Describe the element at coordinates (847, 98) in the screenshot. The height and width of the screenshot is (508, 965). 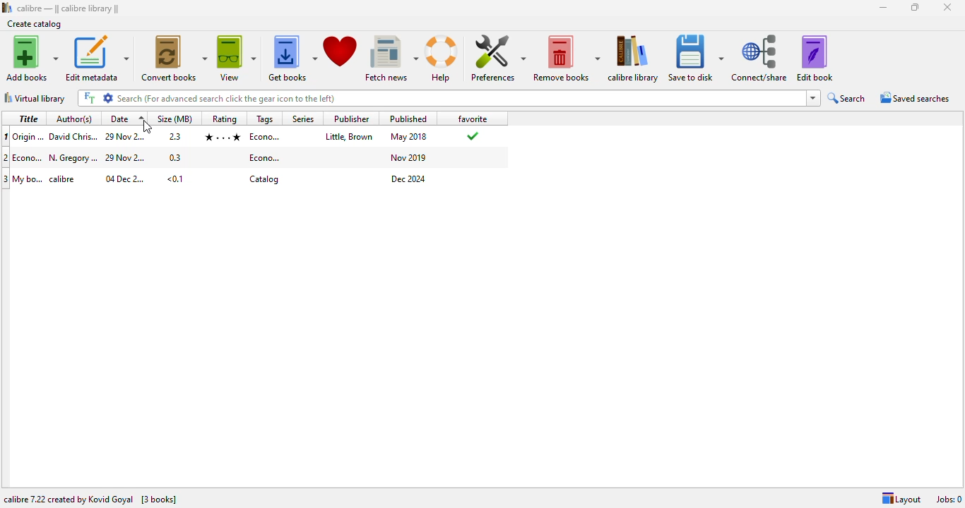
I see `search` at that location.